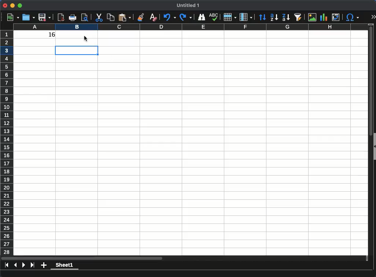 This screenshot has width=376, height=277. Describe the element at coordinates (15, 265) in the screenshot. I see `previous sheet` at that location.